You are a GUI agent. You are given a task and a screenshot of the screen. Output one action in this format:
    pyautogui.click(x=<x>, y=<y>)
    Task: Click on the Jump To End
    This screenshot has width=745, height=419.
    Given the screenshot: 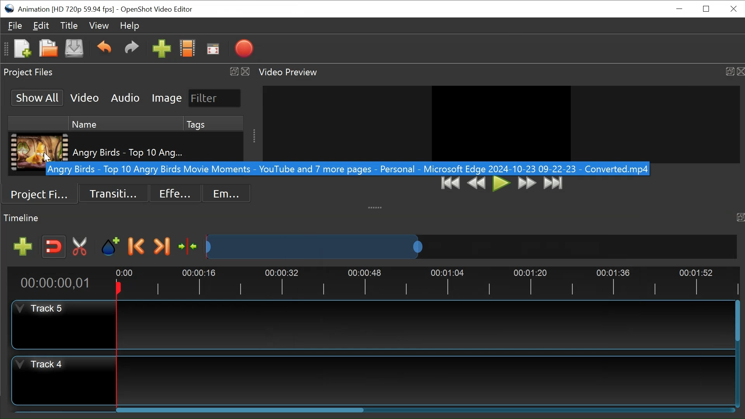 What is the action you would take?
    pyautogui.click(x=553, y=184)
    